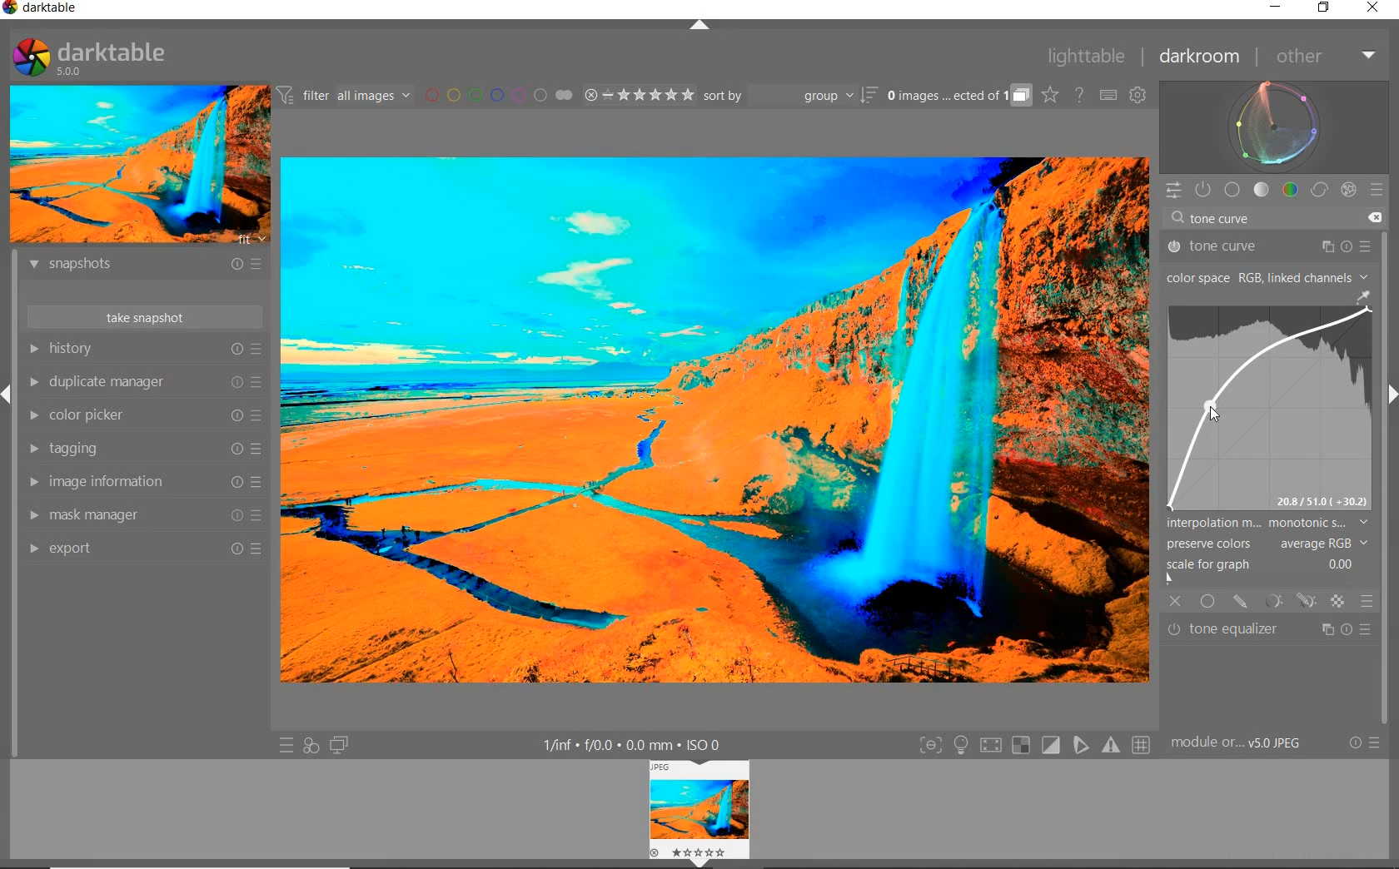 The image size is (1399, 869). Describe the element at coordinates (639, 94) in the screenshot. I see `RANGE RATING OF SELECTED IMAGES` at that location.